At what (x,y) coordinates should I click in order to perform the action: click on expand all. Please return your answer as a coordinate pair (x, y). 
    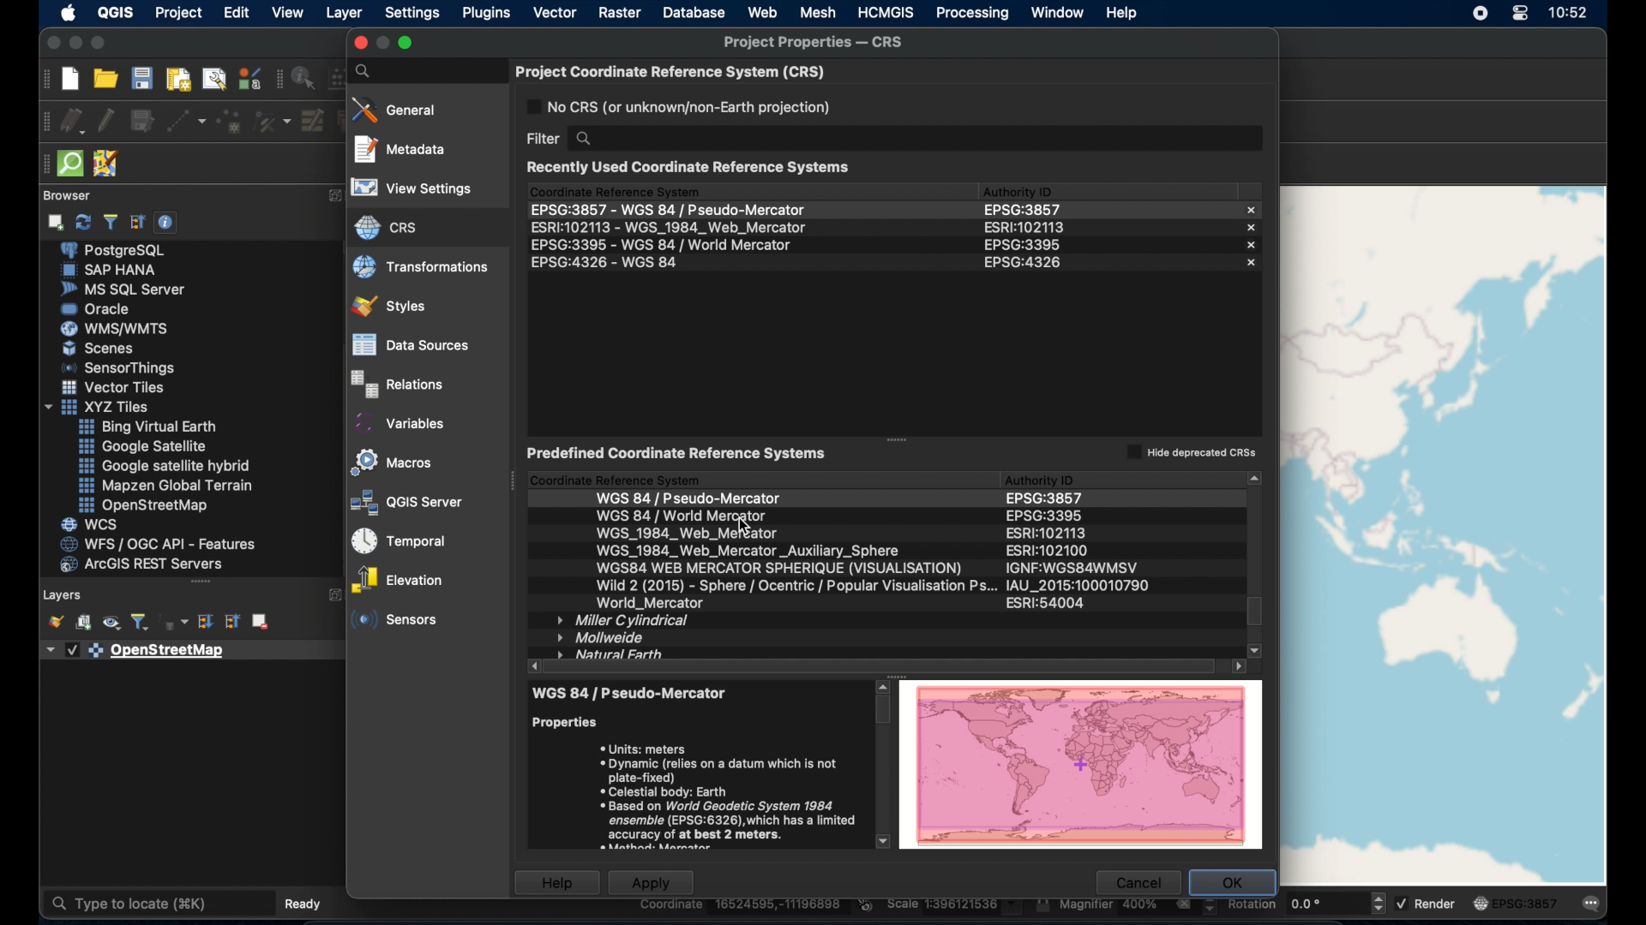
    Looking at the image, I should click on (205, 622).